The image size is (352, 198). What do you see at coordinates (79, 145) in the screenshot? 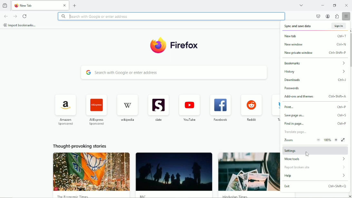
I see `Thought provoking stories` at bounding box center [79, 145].